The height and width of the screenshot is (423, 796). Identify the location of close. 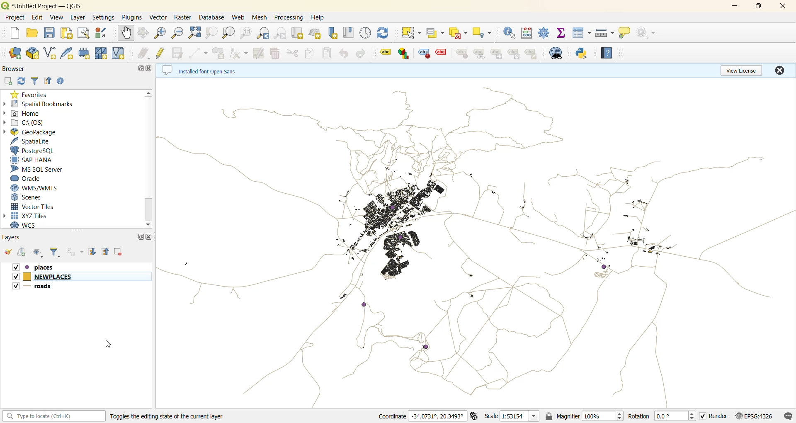
(780, 70).